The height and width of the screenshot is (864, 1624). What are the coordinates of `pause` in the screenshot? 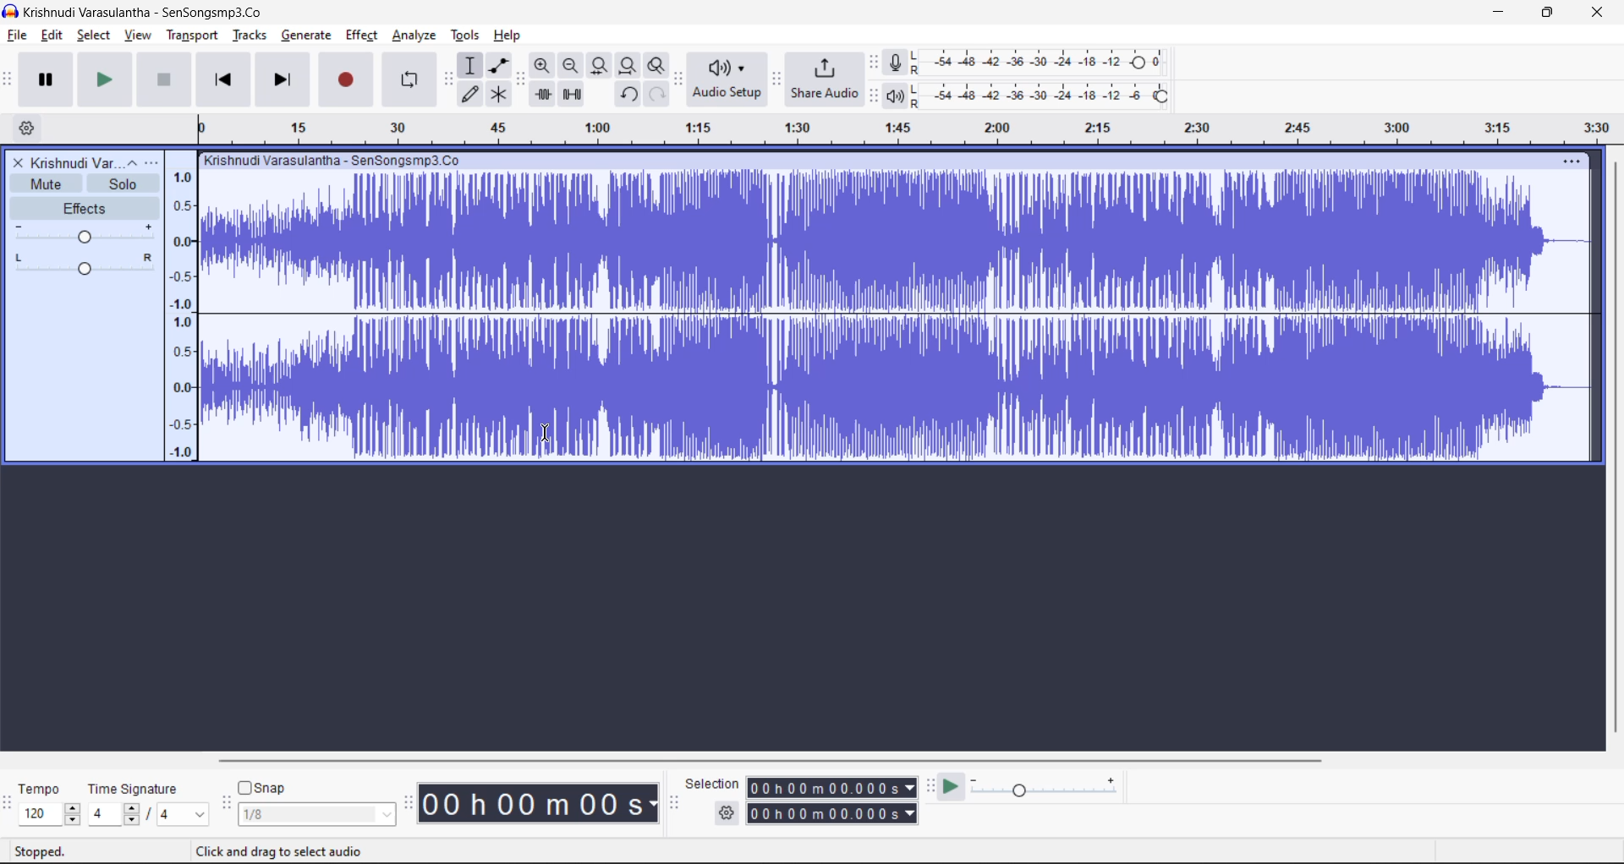 It's located at (50, 79).